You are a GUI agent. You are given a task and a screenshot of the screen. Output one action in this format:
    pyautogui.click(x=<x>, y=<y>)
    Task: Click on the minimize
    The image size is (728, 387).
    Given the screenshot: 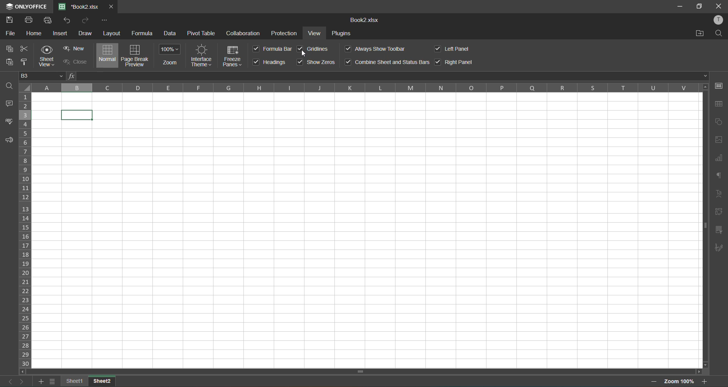 What is the action you would take?
    pyautogui.click(x=678, y=6)
    